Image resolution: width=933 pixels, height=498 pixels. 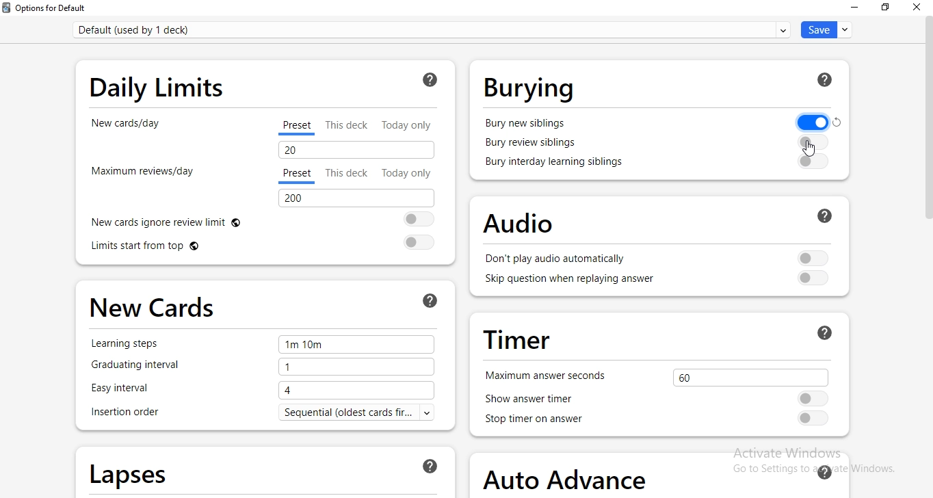 What do you see at coordinates (161, 86) in the screenshot?
I see `daily limits` at bounding box center [161, 86].